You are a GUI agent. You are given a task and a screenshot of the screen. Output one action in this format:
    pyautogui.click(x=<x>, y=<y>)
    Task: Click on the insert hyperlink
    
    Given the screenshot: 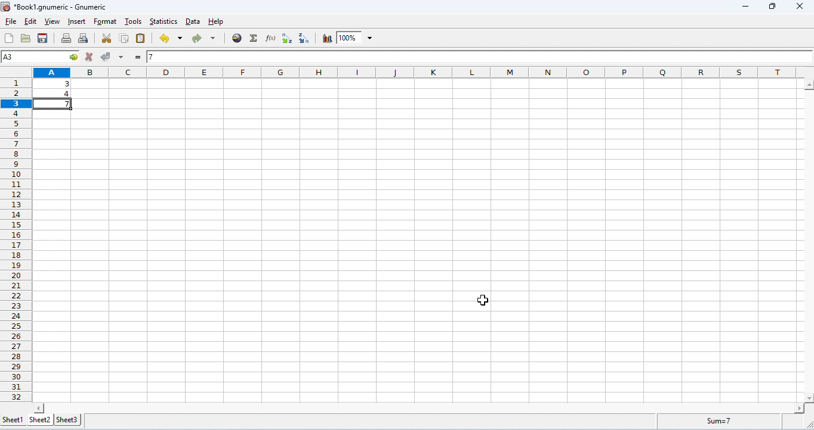 What is the action you would take?
    pyautogui.click(x=236, y=39)
    